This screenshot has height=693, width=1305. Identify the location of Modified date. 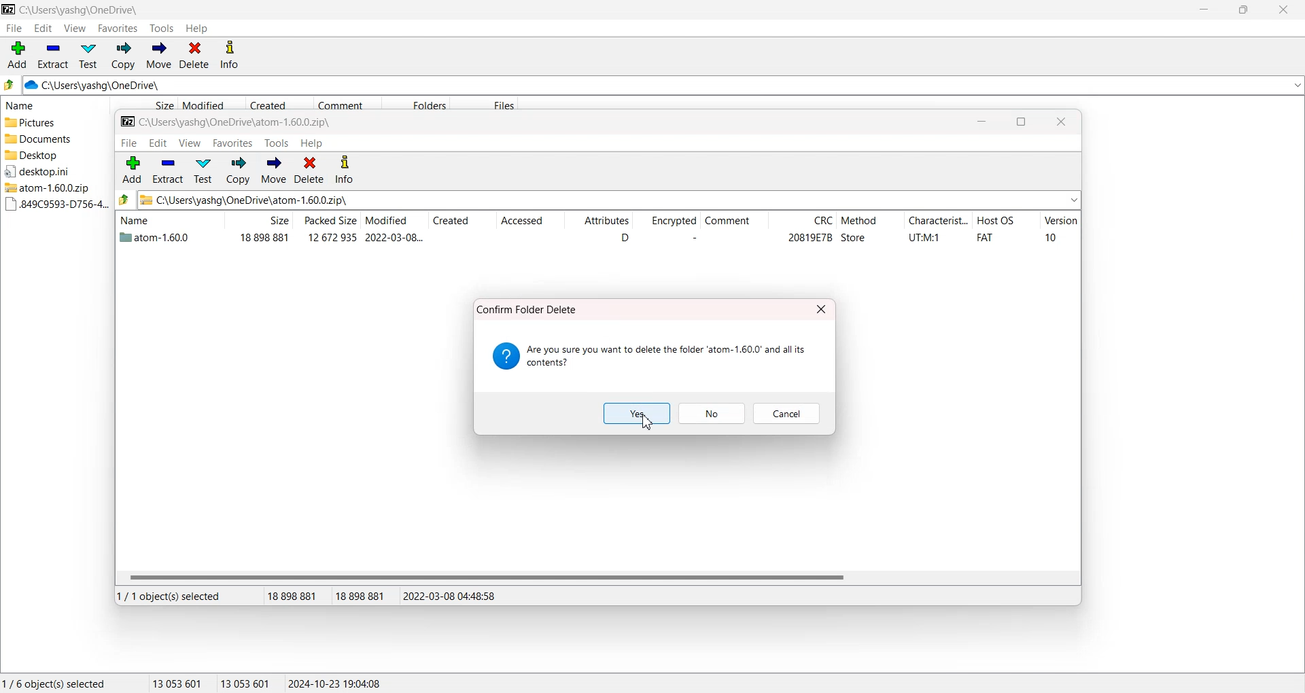
(211, 104).